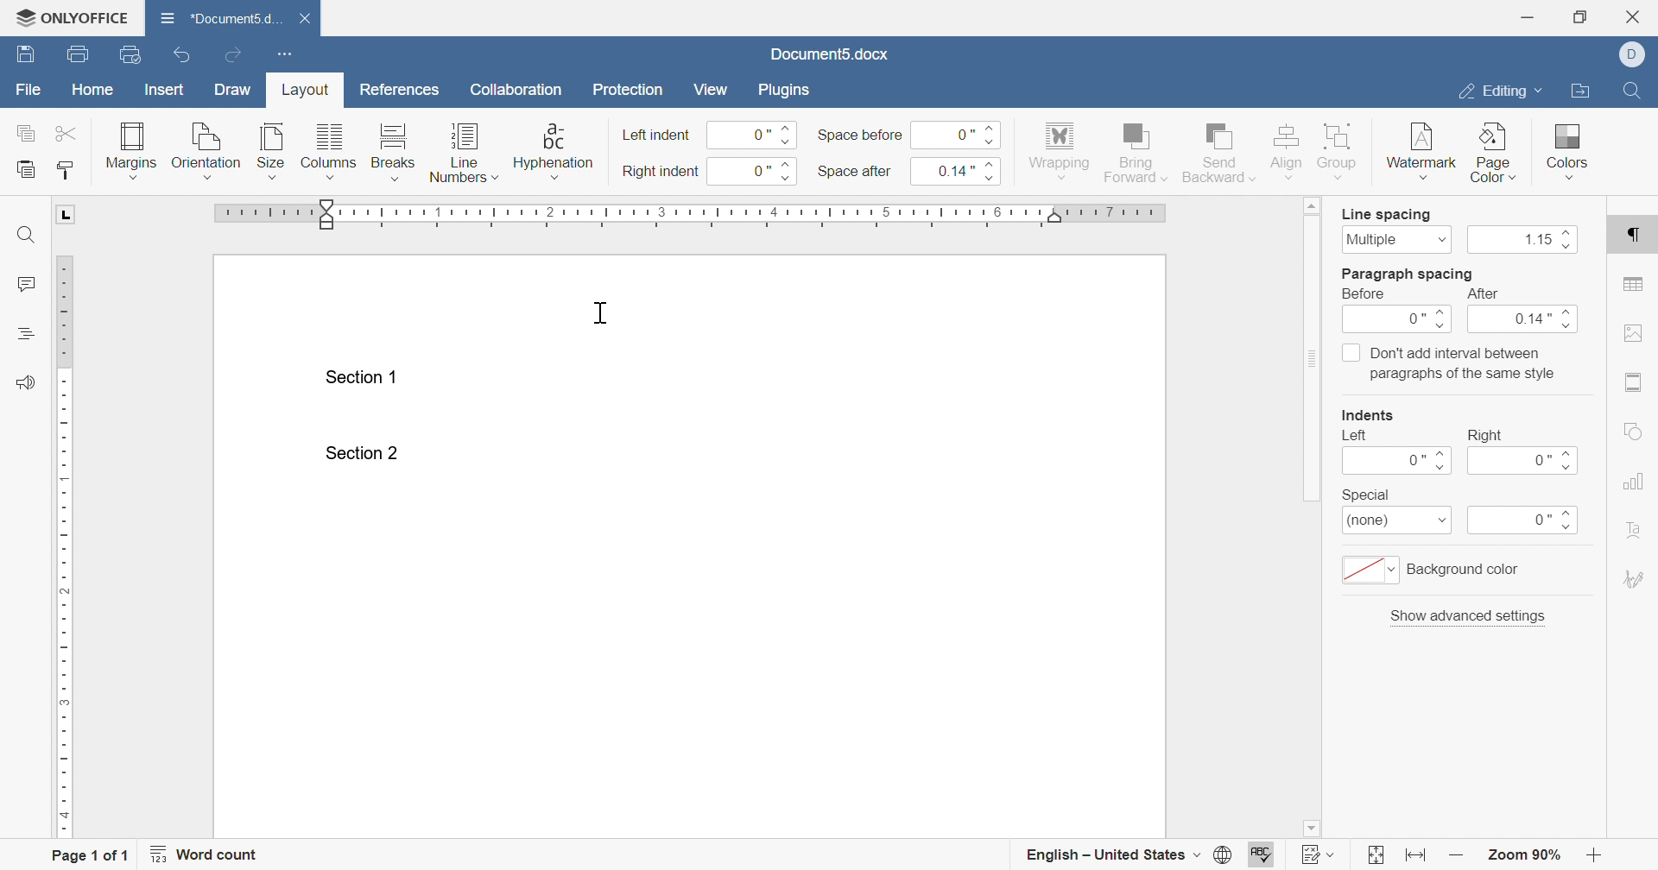 The width and height of the screenshot is (1658, 870). I want to click on after, so click(1481, 294).